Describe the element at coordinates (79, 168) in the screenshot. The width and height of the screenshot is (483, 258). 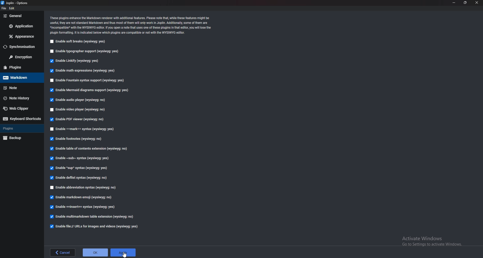
I see `Enable sup syntax` at that location.